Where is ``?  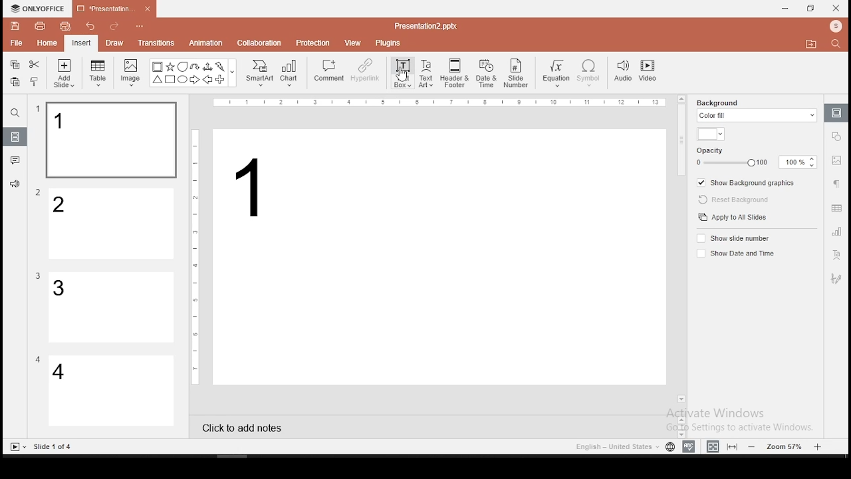
 is located at coordinates (833, 278).